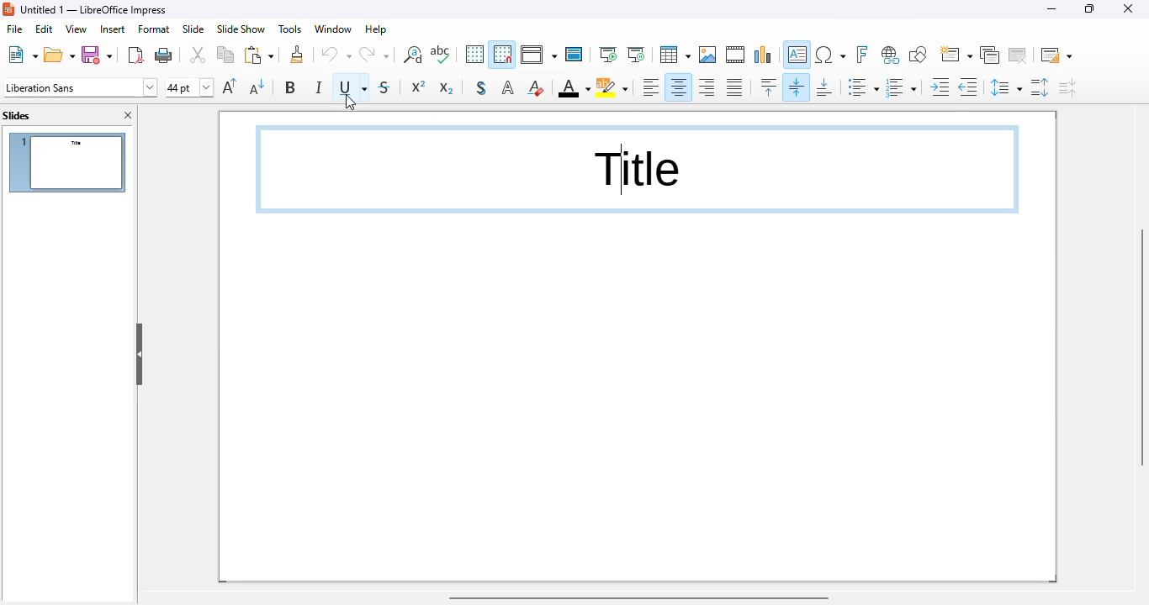 The height and width of the screenshot is (605, 1149). I want to click on new, so click(21, 55).